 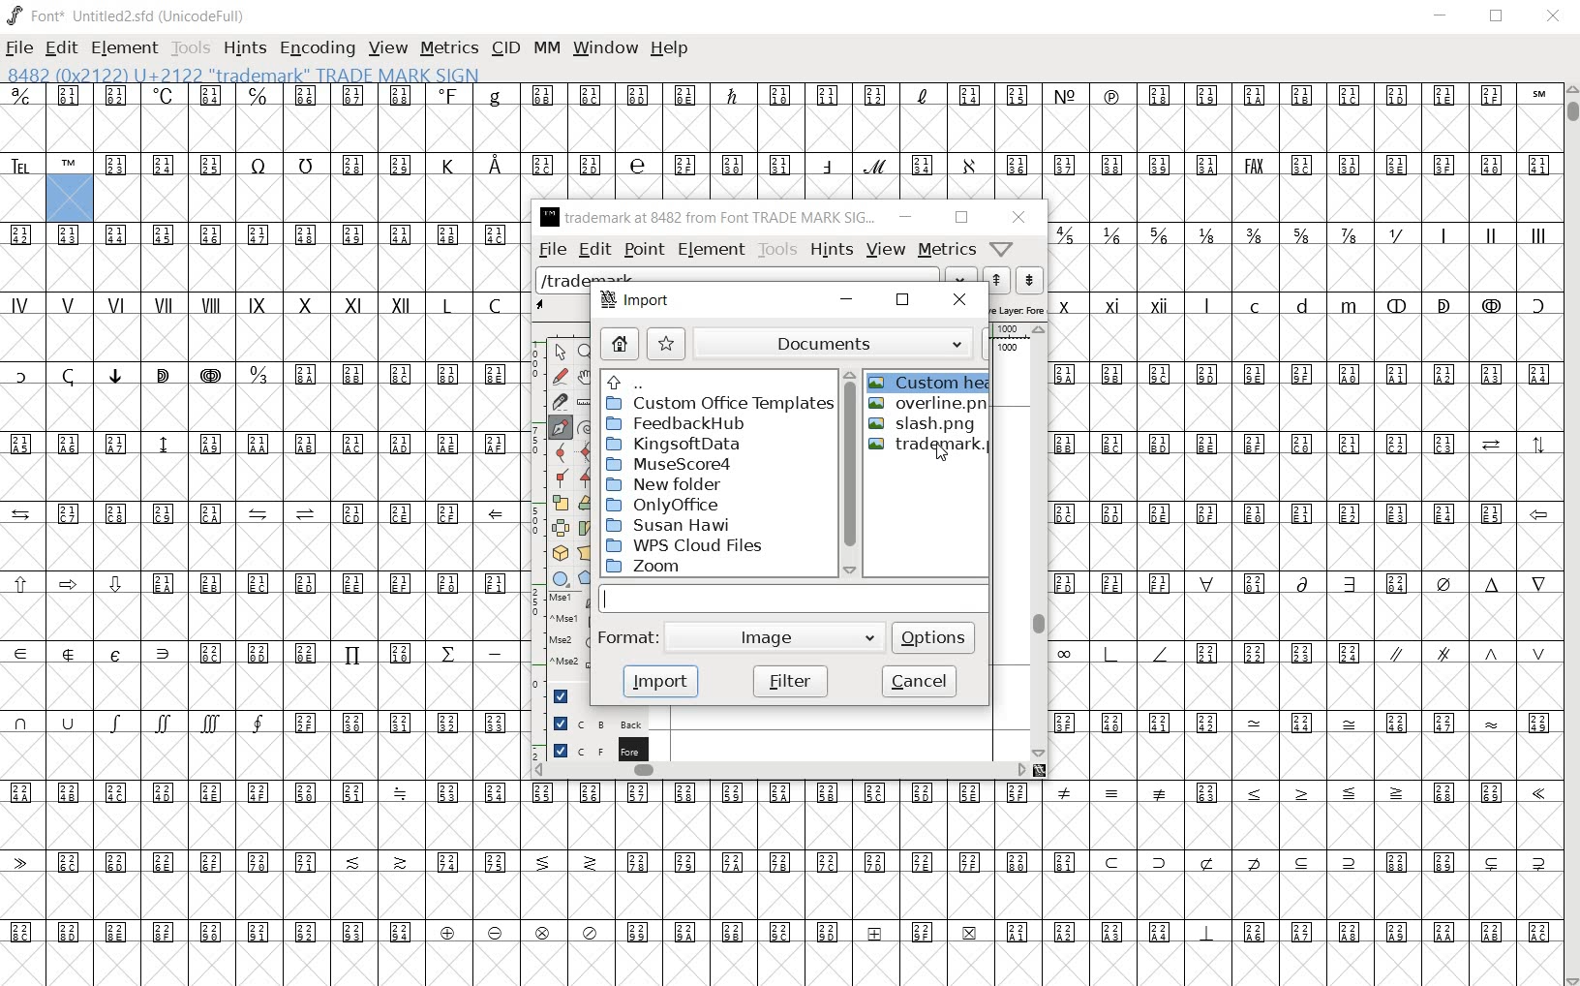 I want to click on change whether spiro is active or not, so click(x=585, y=427).